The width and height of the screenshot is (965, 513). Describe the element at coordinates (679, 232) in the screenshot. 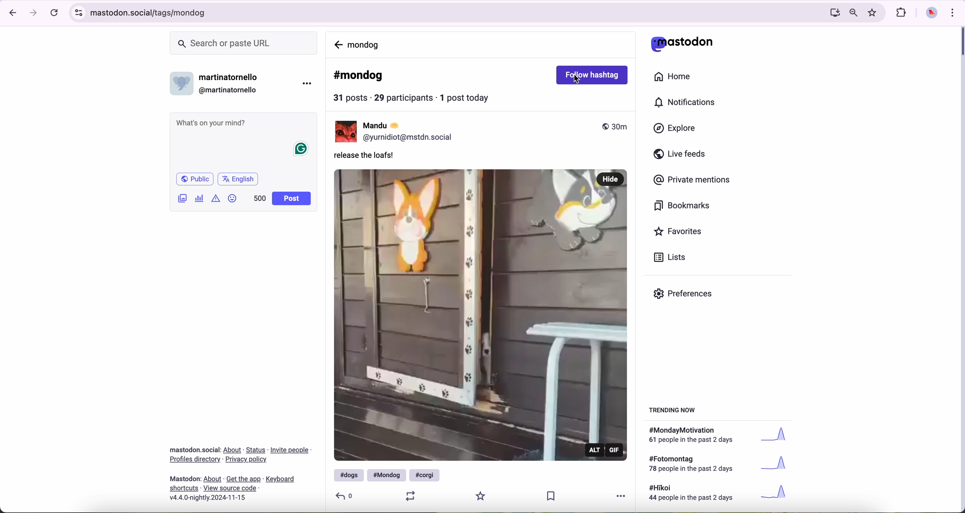

I see `favorites` at that location.